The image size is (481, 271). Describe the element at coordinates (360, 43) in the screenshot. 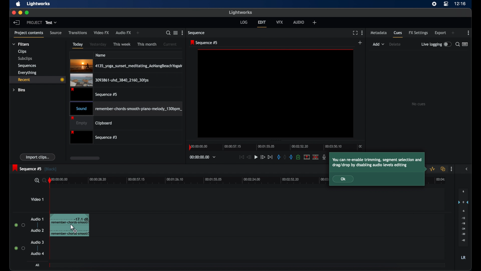

I see `add` at that location.